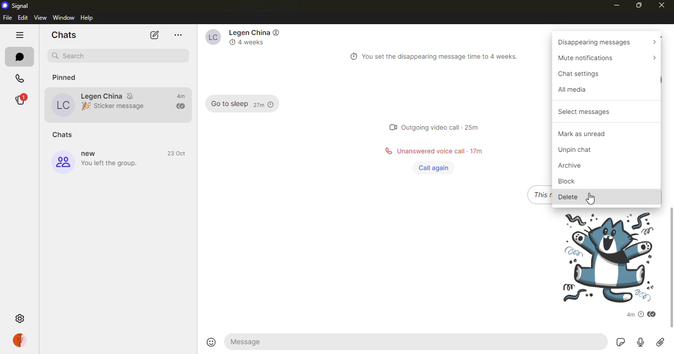 This screenshot has height=354, width=674. I want to click on Call logo, so click(386, 151).